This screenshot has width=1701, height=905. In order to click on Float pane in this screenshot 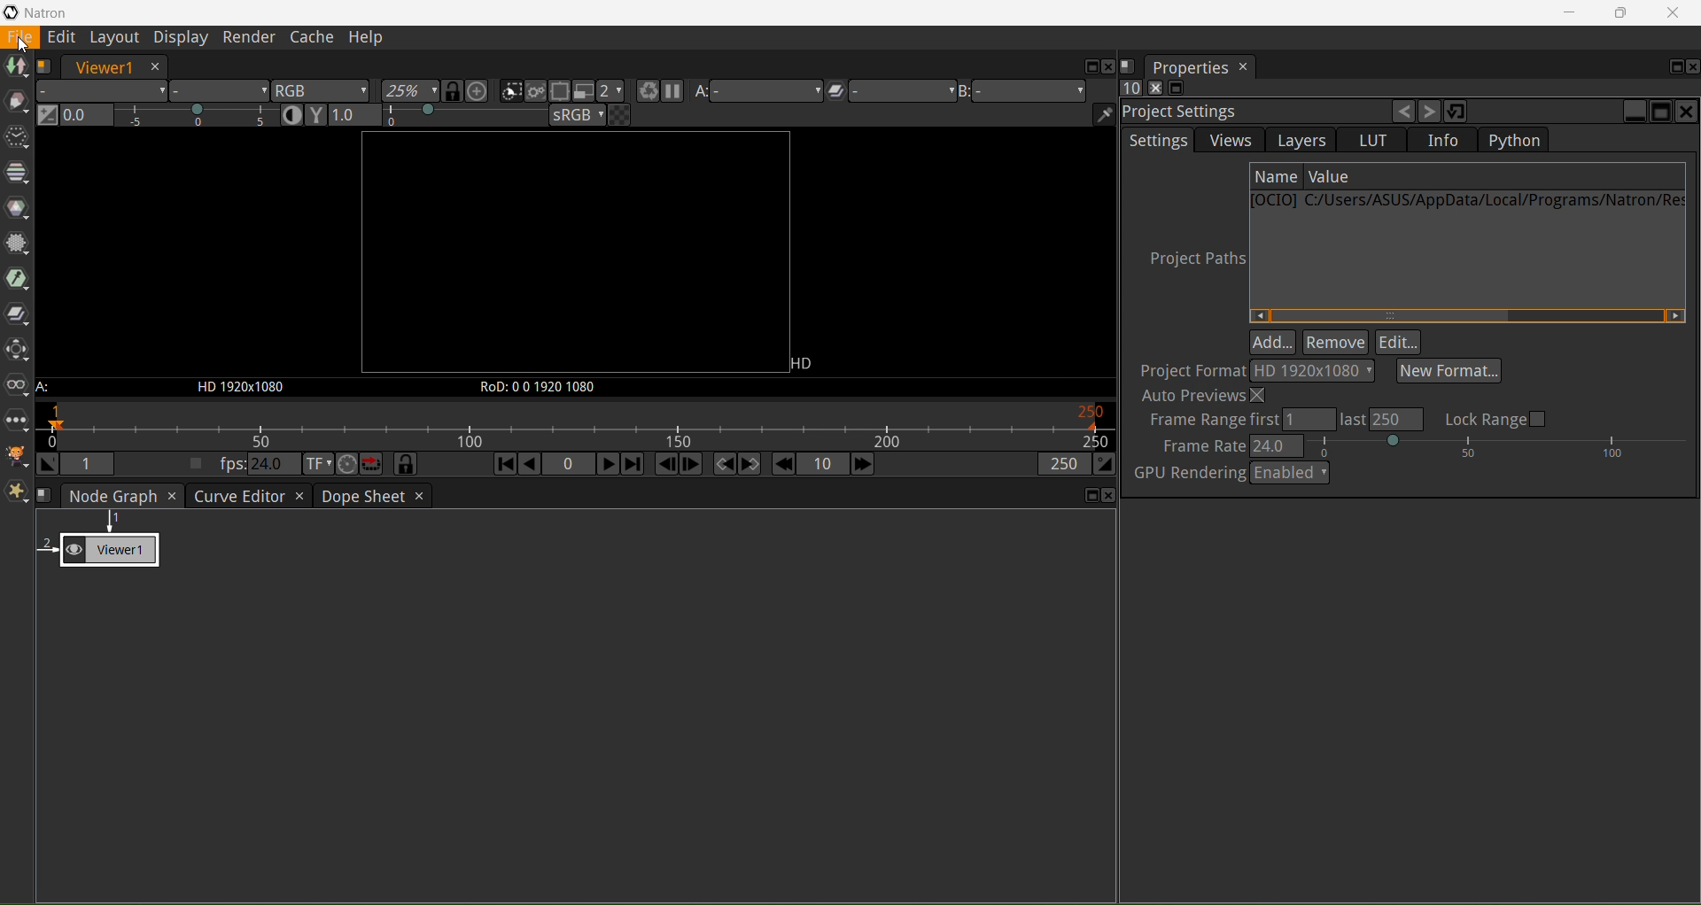, I will do `click(1085, 66)`.